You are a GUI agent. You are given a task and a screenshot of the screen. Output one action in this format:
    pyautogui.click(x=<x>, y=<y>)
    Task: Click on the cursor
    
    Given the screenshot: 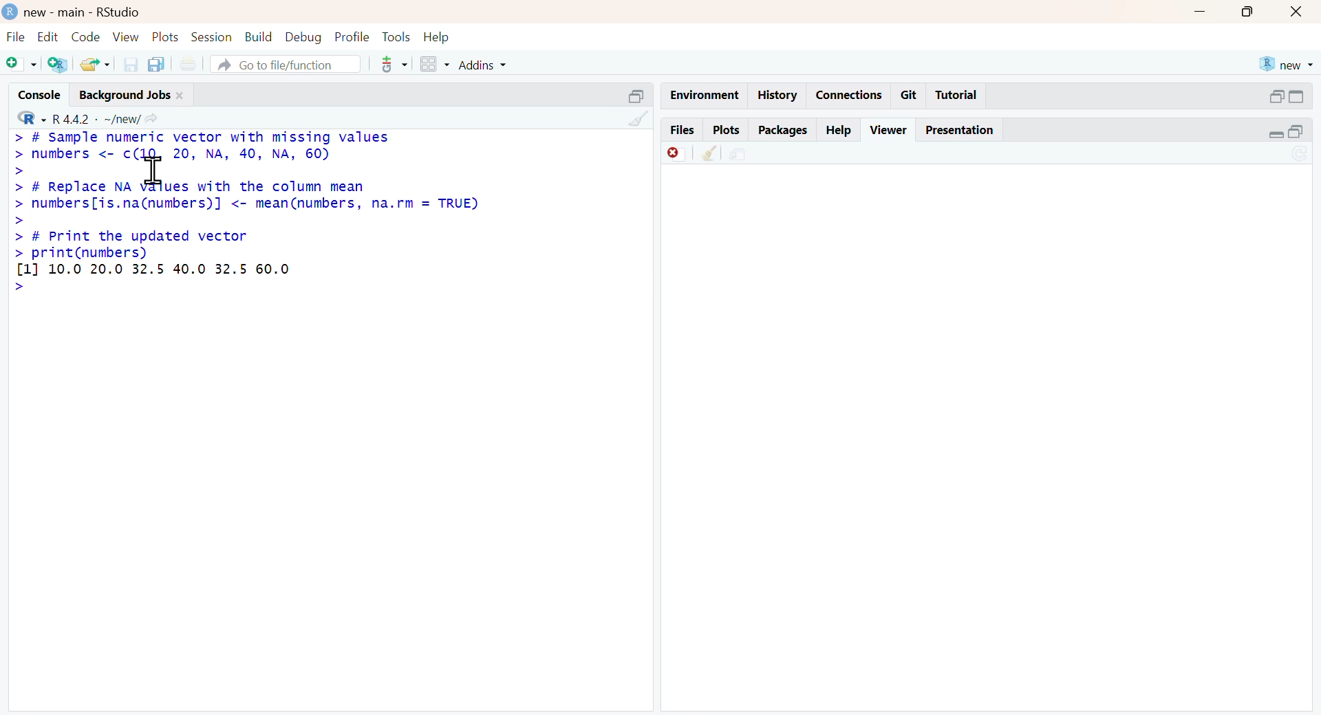 What is the action you would take?
    pyautogui.click(x=154, y=169)
    